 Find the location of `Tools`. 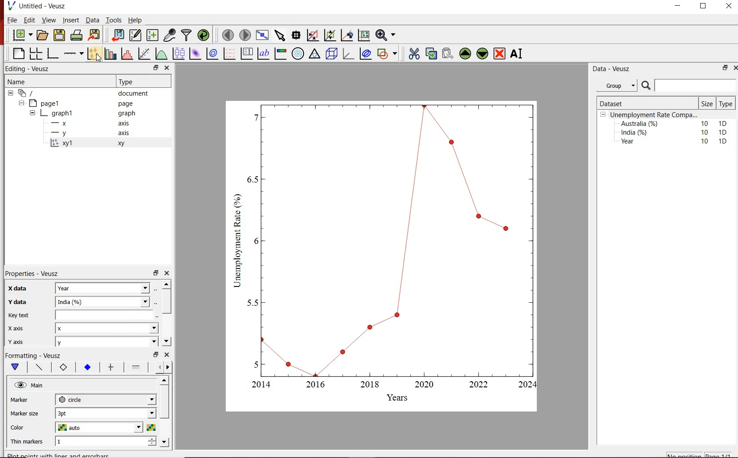

Tools is located at coordinates (114, 20).